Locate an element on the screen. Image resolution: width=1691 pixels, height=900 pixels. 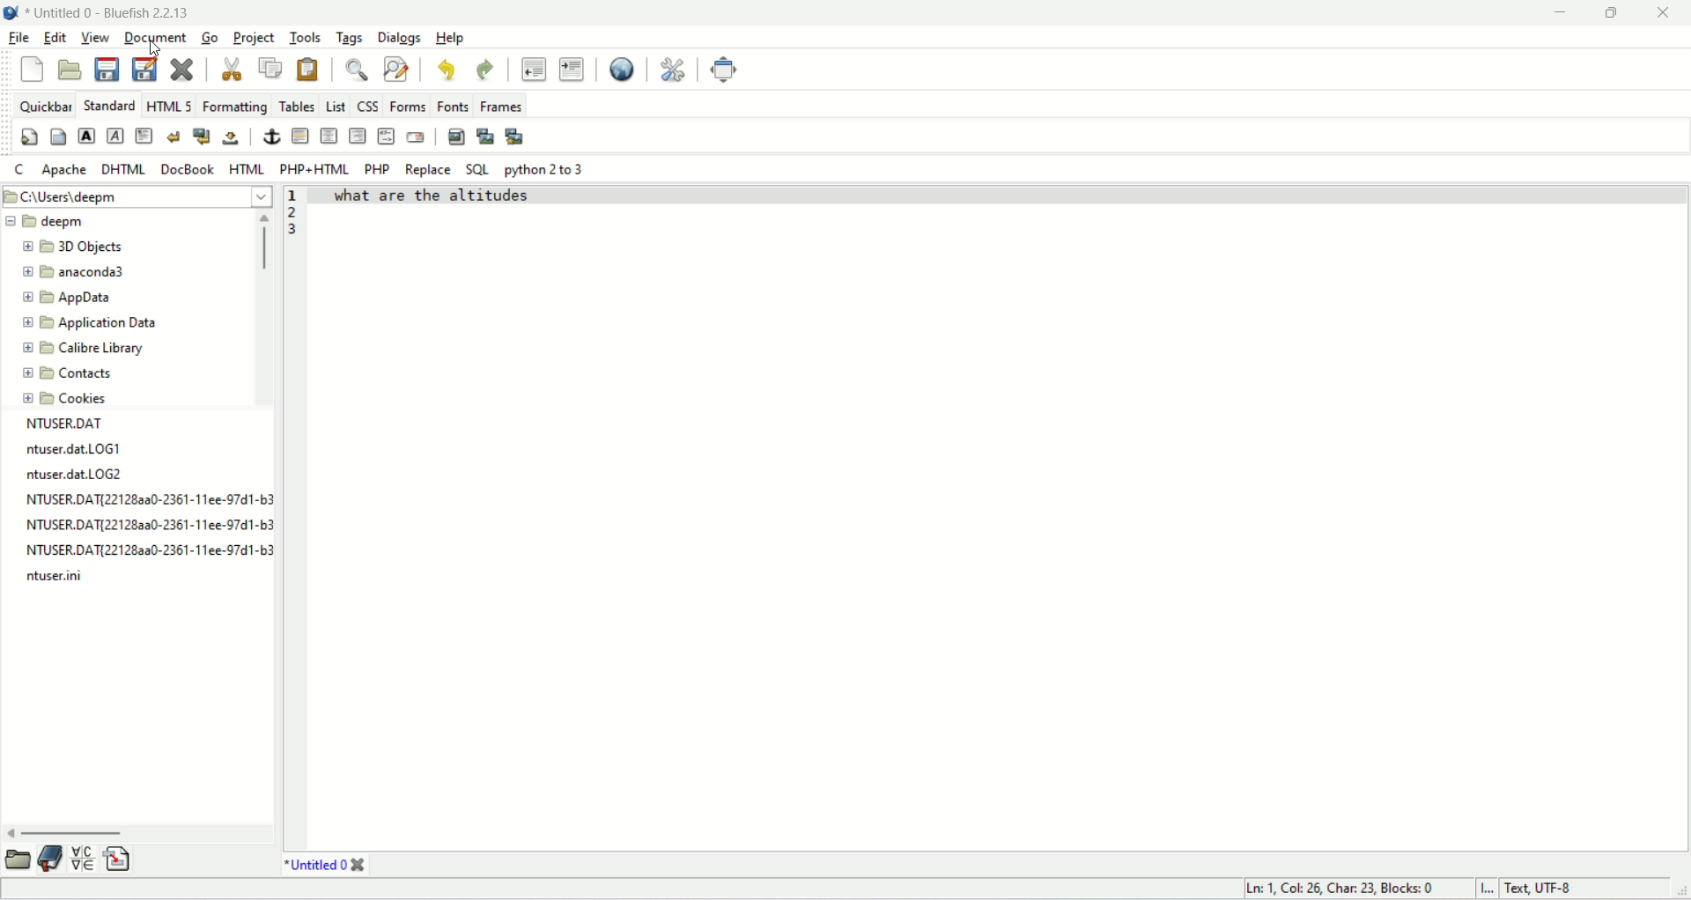
text, UTF-8 is located at coordinates (1567, 889).